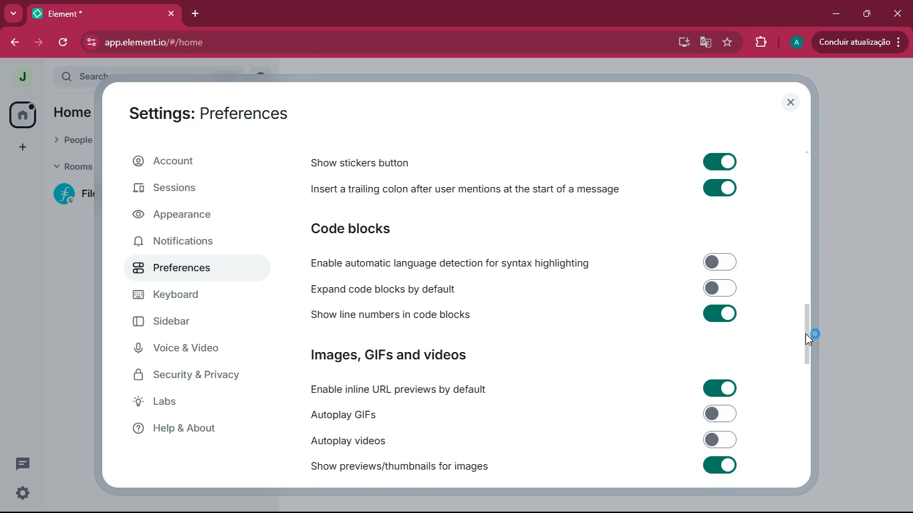 The height and width of the screenshot is (513, 913). Describe the element at coordinates (720, 188) in the screenshot. I see `Toggle on` at that location.